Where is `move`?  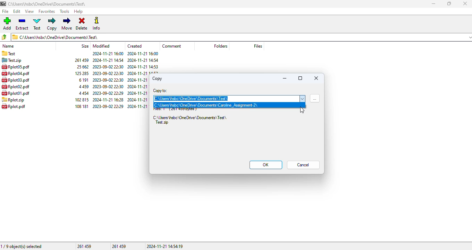 move is located at coordinates (67, 24).